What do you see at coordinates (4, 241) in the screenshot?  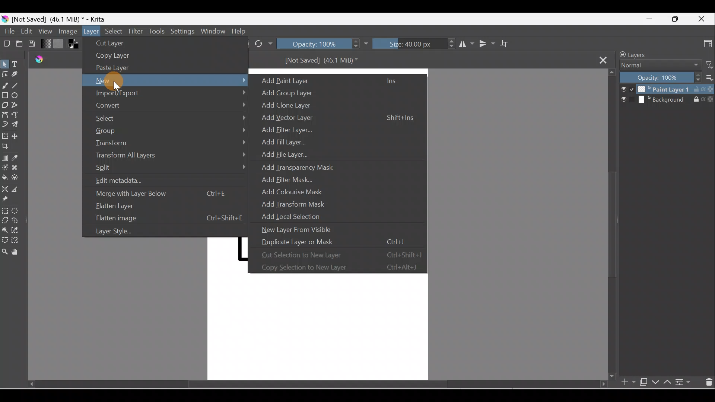 I see `Bezier curve selection tool` at bounding box center [4, 241].